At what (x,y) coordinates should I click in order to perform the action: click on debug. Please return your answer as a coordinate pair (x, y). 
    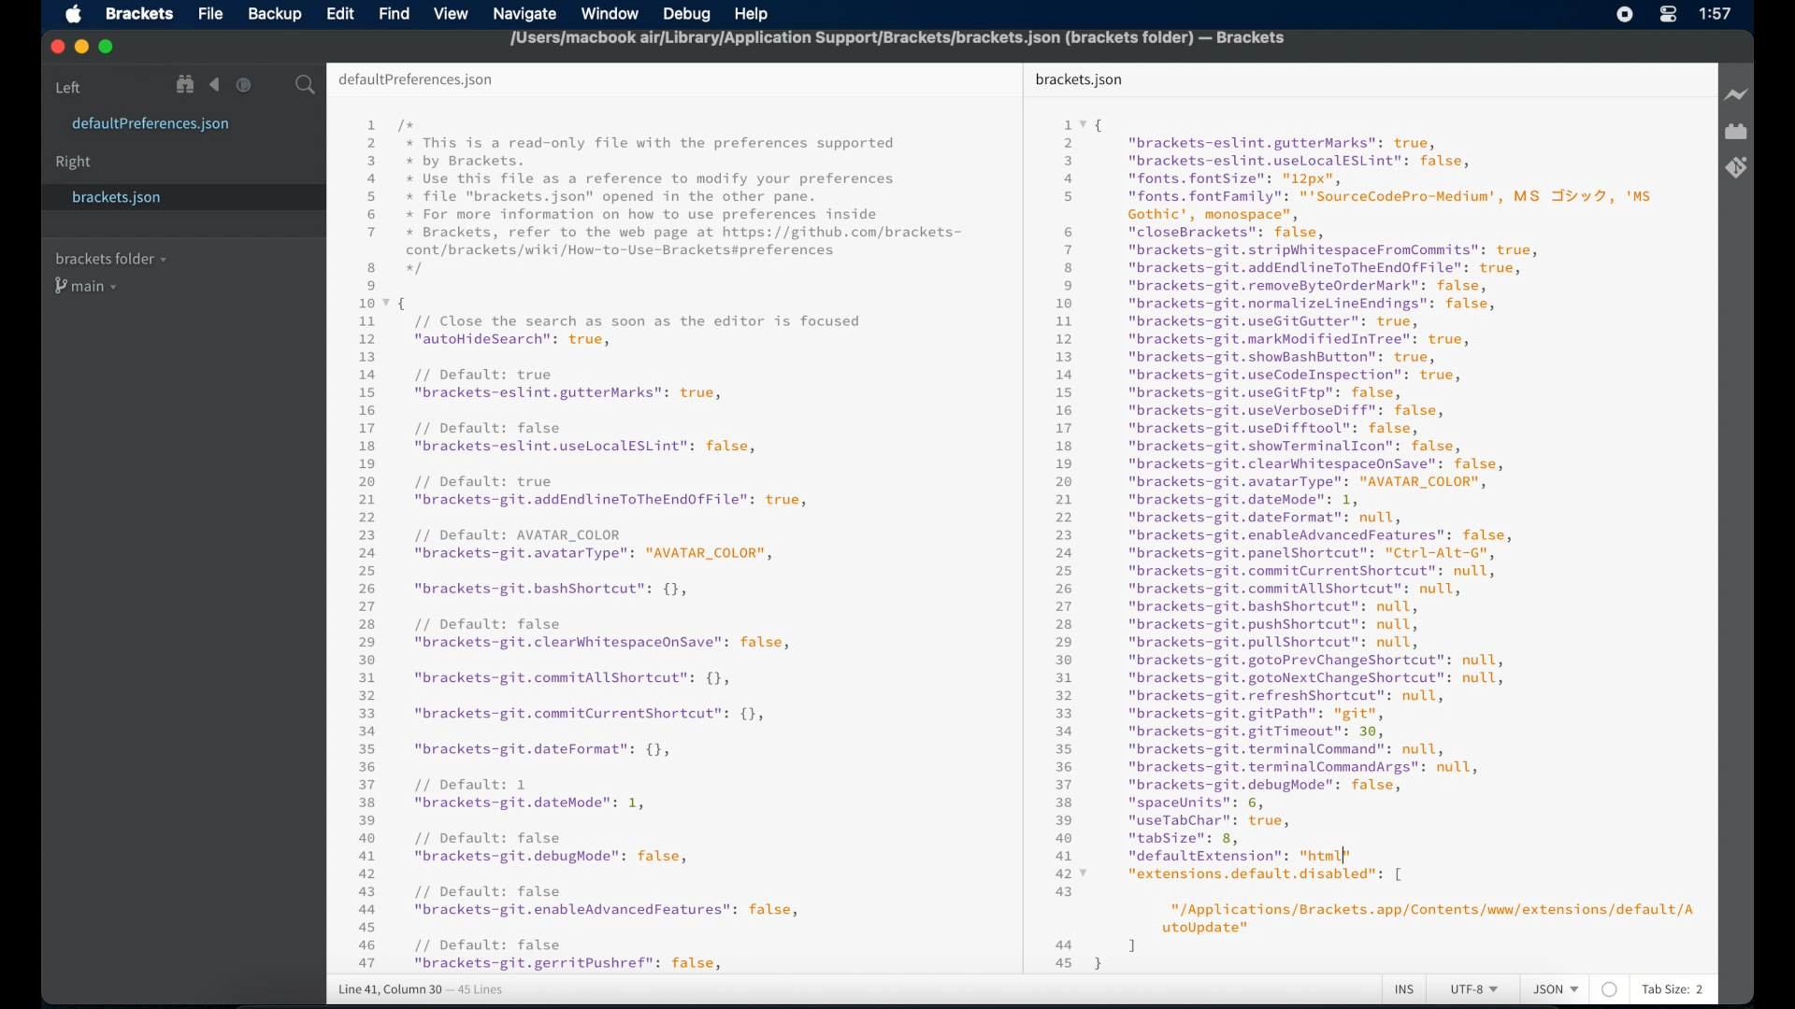
    Looking at the image, I should click on (689, 16).